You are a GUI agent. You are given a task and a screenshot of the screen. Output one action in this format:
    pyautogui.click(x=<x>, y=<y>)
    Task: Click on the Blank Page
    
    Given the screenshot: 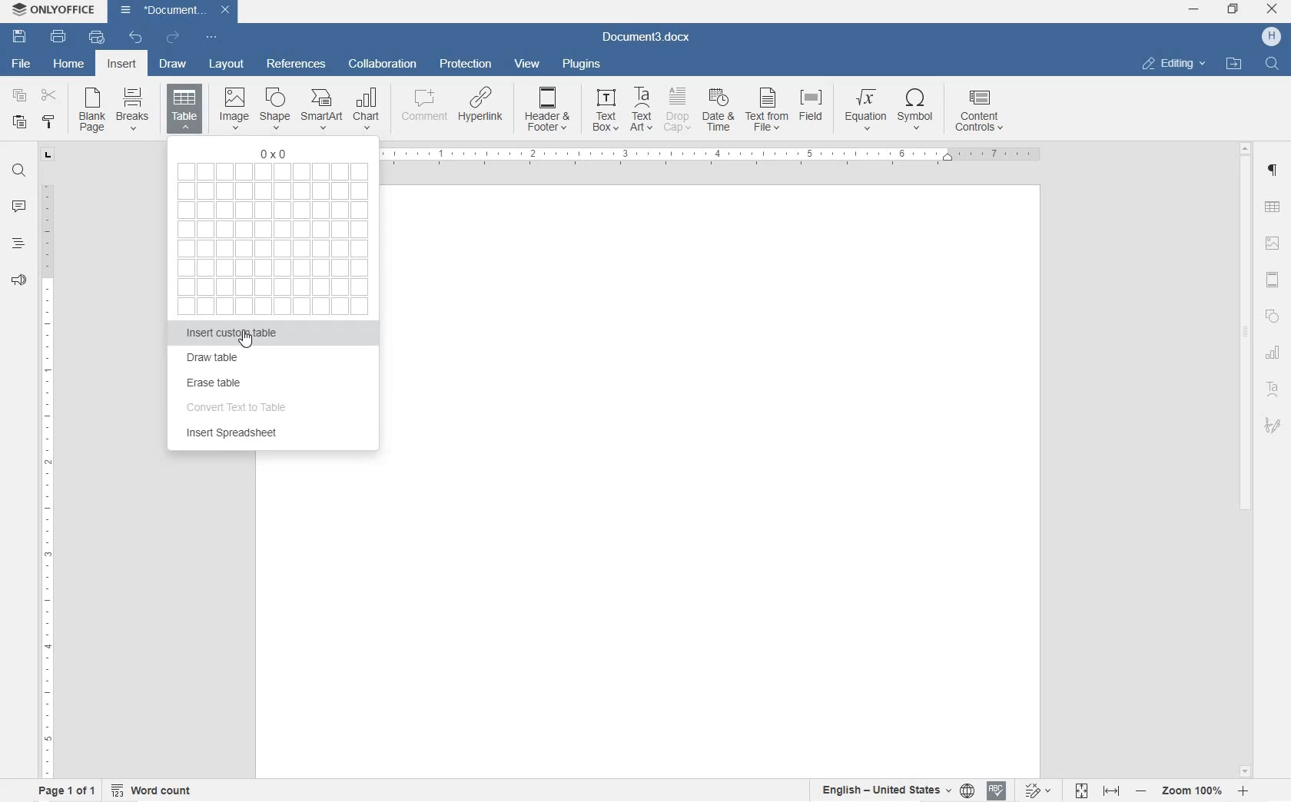 What is the action you would take?
    pyautogui.click(x=92, y=111)
    